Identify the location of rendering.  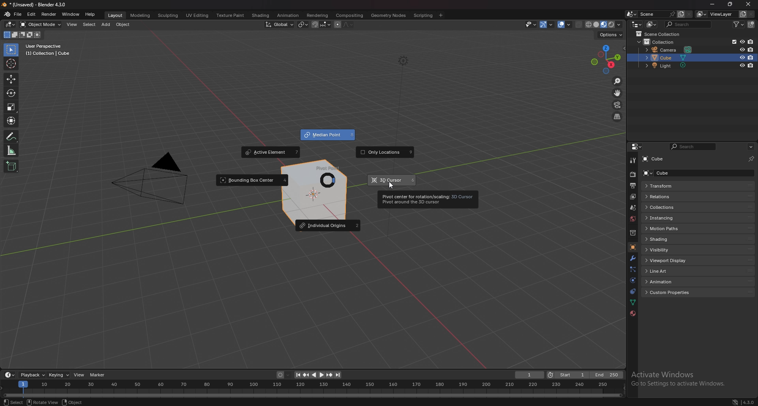
(317, 15).